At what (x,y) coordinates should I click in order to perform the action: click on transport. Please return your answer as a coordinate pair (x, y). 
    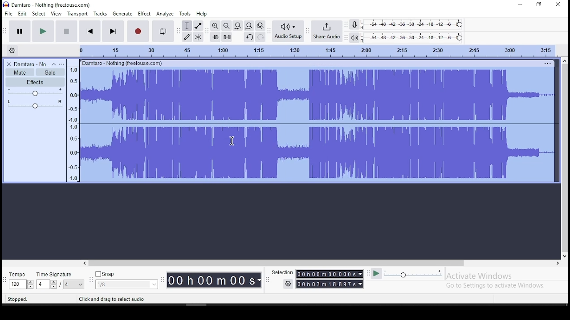
    Looking at the image, I should click on (77, 13).